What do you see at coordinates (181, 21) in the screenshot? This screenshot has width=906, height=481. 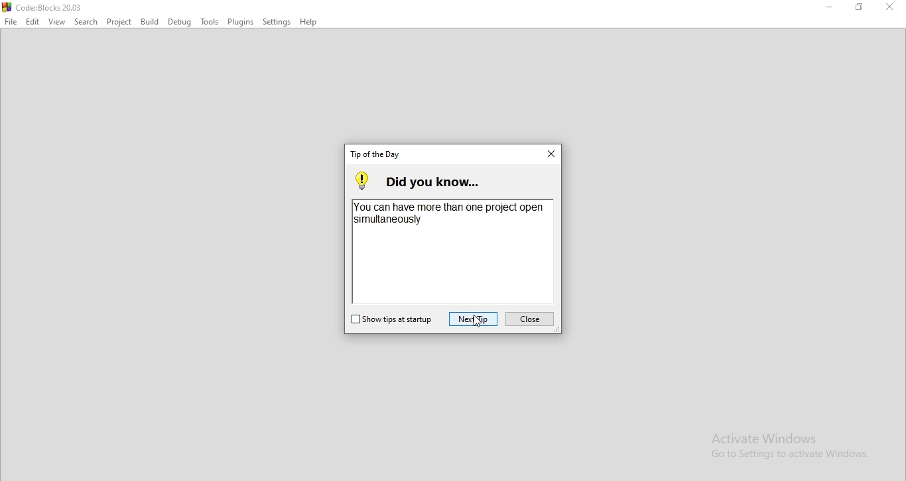 I see `Debug ` at bounding box center [181, 21].